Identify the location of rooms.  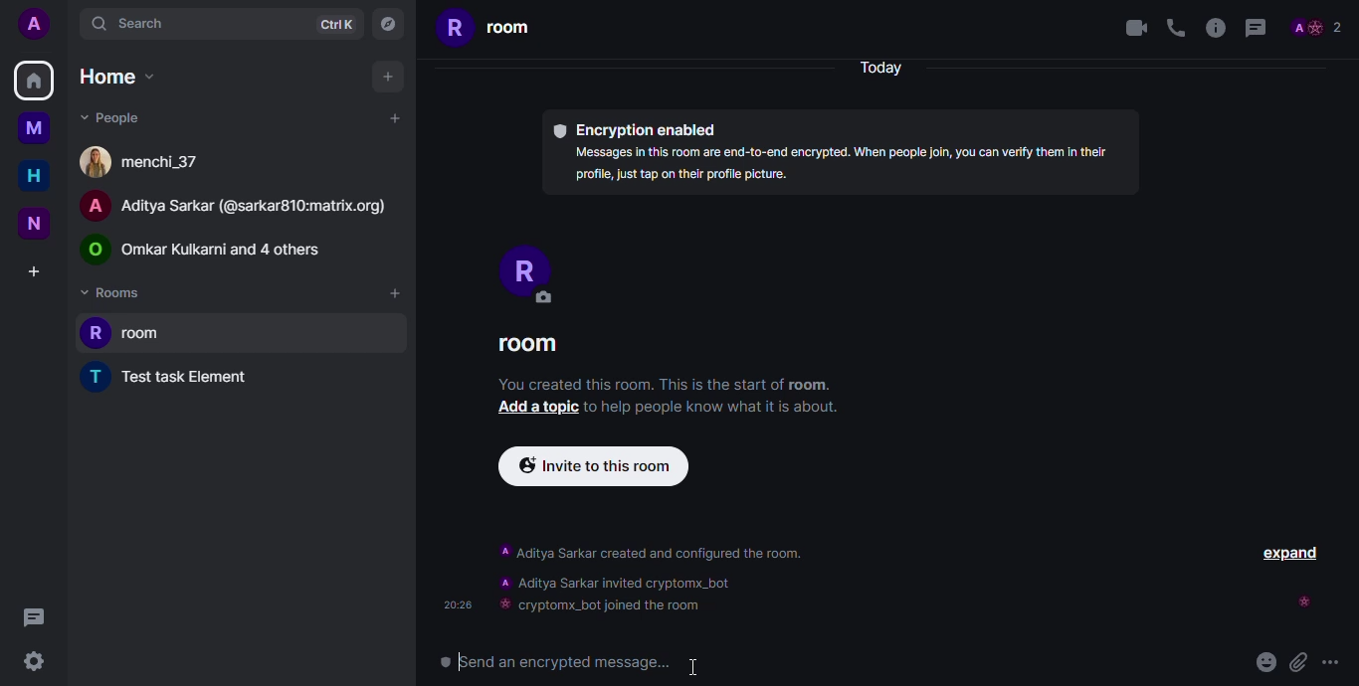
(114, 292).